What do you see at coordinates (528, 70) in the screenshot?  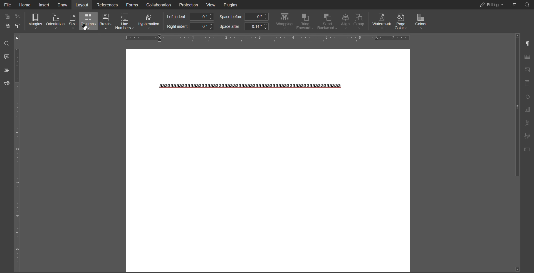 I see `Image Settings` at bounding box center [528, 70].